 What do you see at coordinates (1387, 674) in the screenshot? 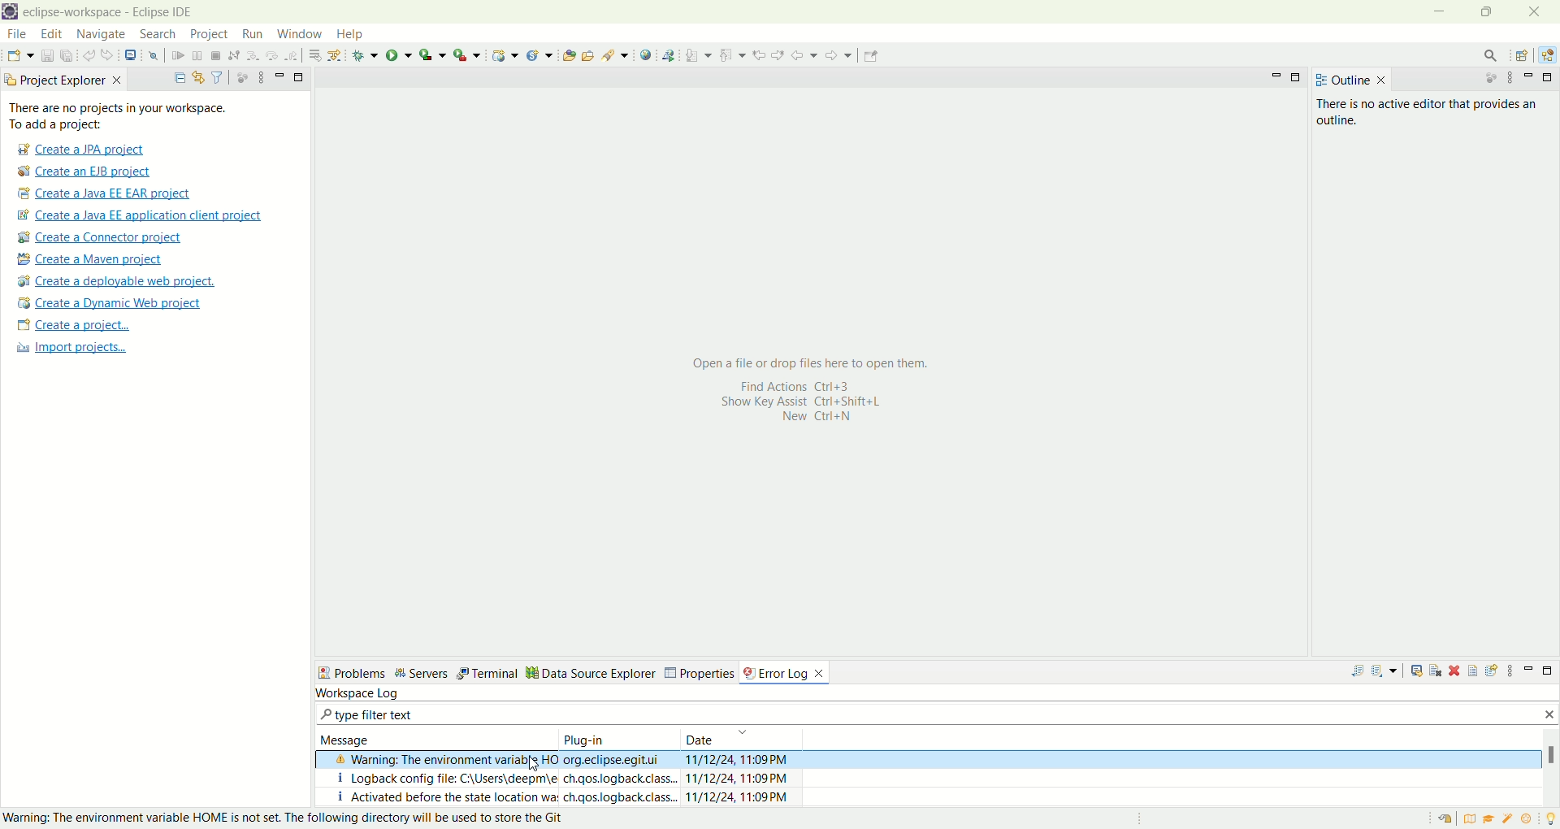
I see `import log` at bounding box center [1387, 674].